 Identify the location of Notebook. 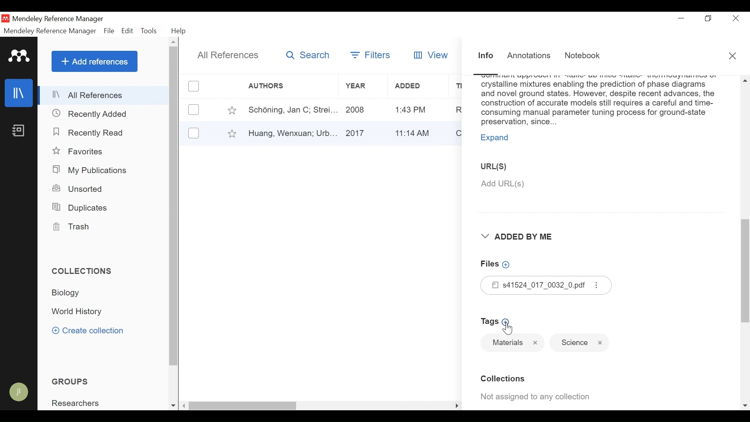
(18, 130).